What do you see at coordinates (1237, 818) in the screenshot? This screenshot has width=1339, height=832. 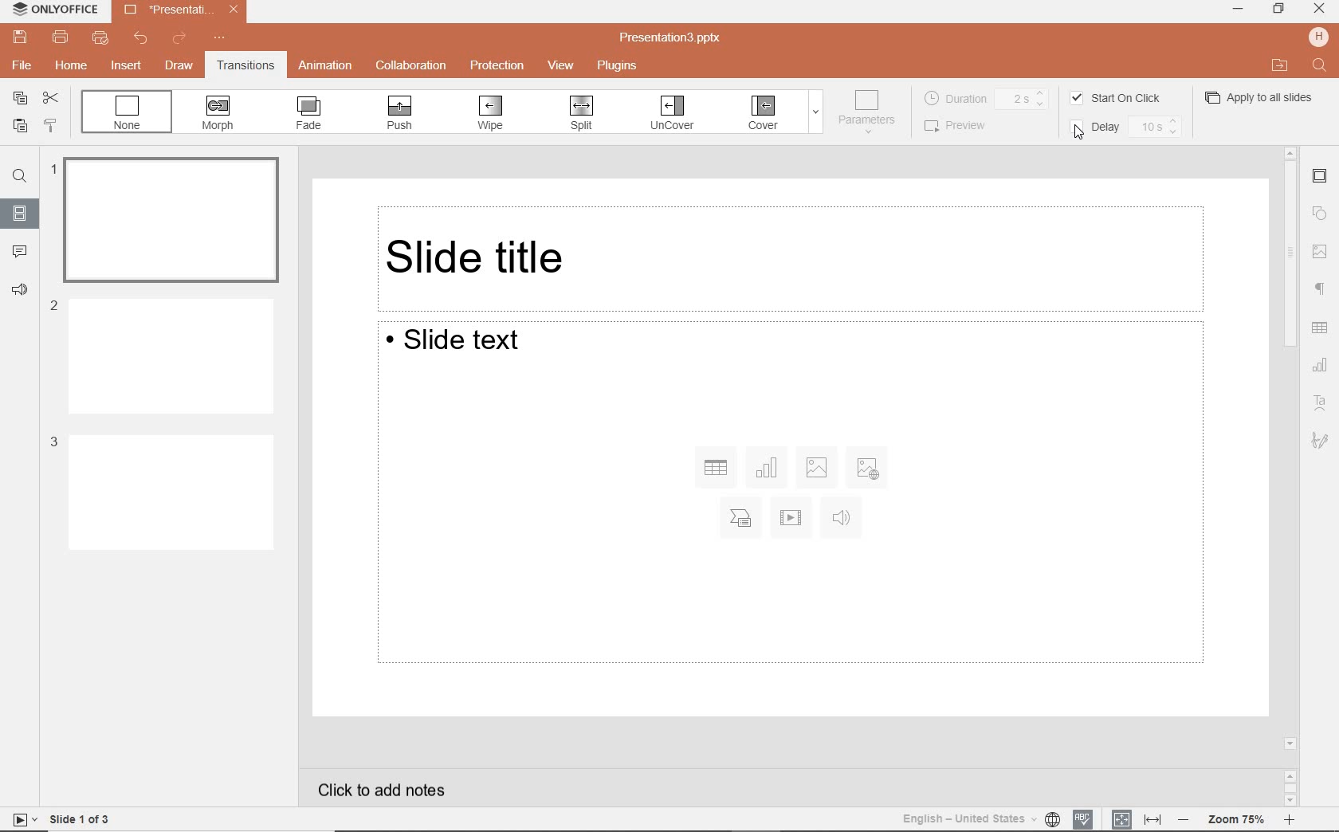 I see `zoom` at bounding box center [1237, 818].